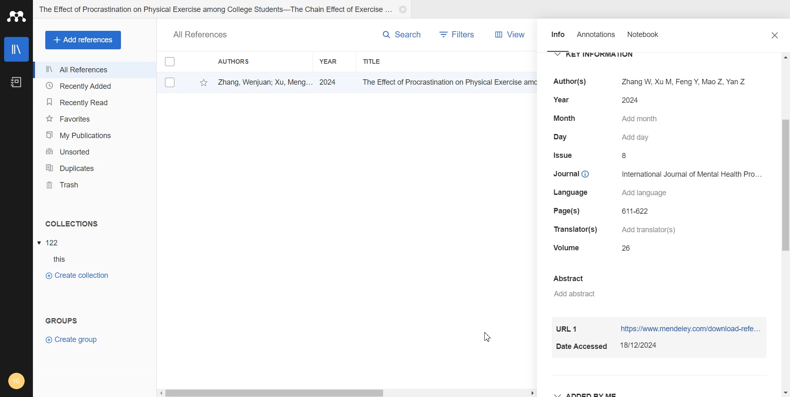 This screenshot has width=790, height=397. I want to click on Library, so click(16, 49).